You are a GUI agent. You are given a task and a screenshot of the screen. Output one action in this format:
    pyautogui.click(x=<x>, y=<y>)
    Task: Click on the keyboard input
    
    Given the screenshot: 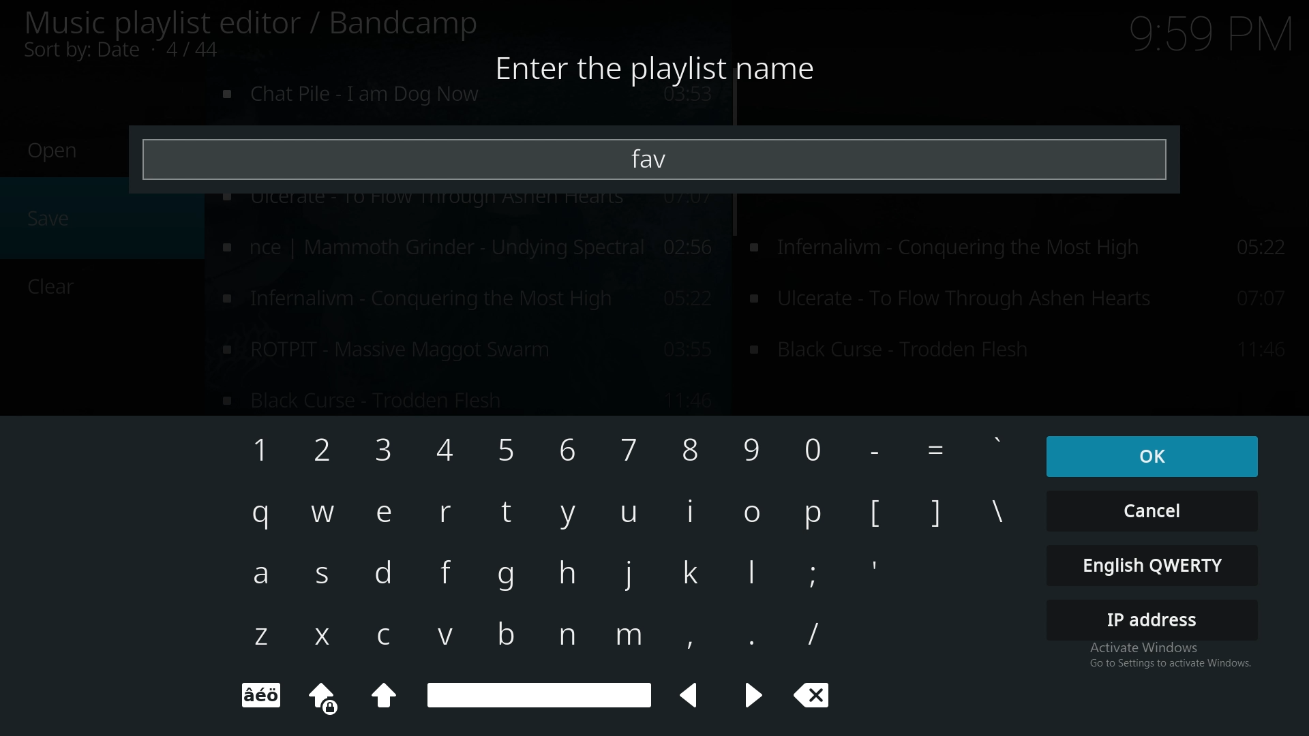 What is the action you would take?
    pyautogui.click(x=1006, y=519)
    